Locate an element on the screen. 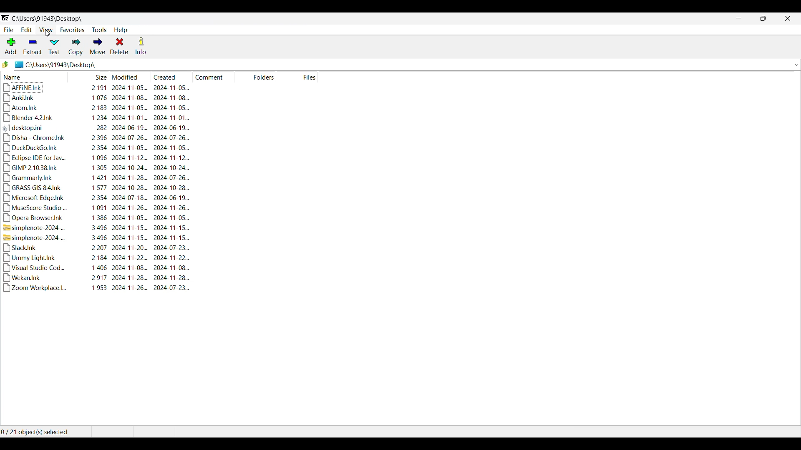  Anki.Ink 1076 2024-11-08. 2024-11-08. is located at coordinates (101, 98).